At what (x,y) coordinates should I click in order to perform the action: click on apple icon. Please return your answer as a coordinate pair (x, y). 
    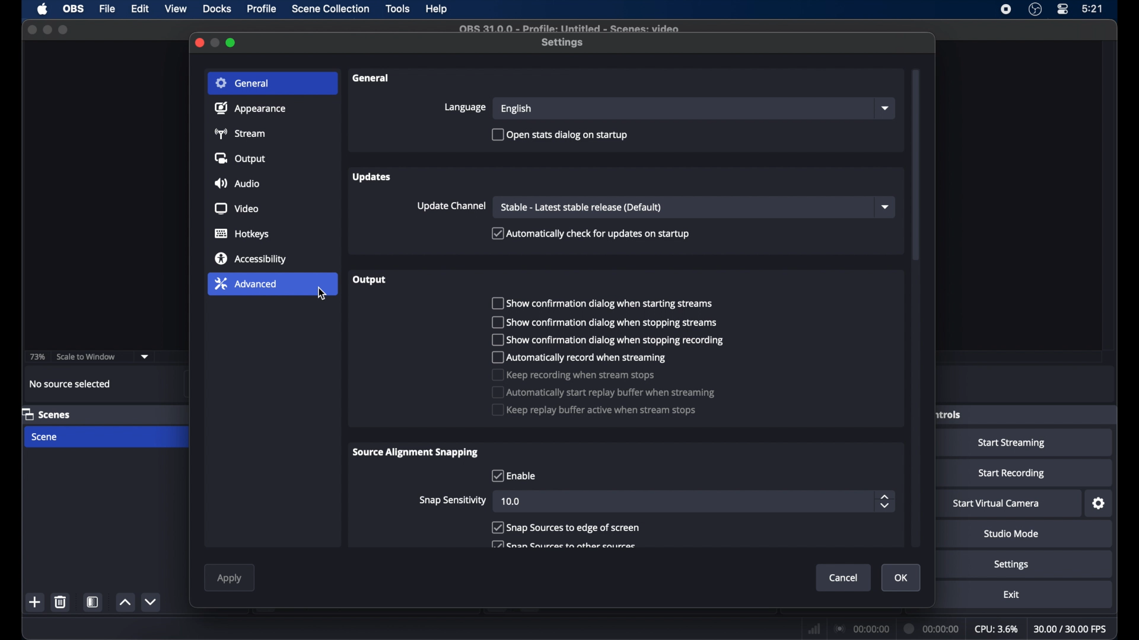
    Looking at the image, I should click on (42, 9).